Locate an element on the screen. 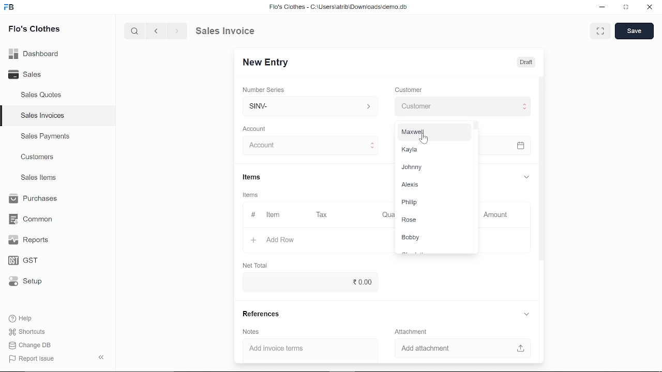 The height and width of the screenshot is (372, 662). cursor is located at coordinates (424, 139).